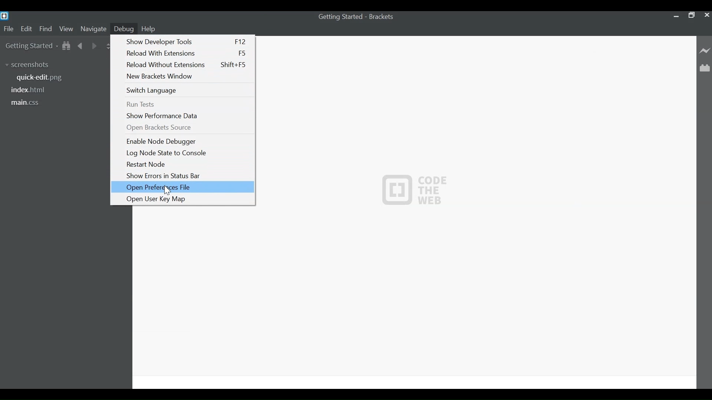  Describe the element at coordinates (150, 28) in the screenshot. I see `Help` at that location.